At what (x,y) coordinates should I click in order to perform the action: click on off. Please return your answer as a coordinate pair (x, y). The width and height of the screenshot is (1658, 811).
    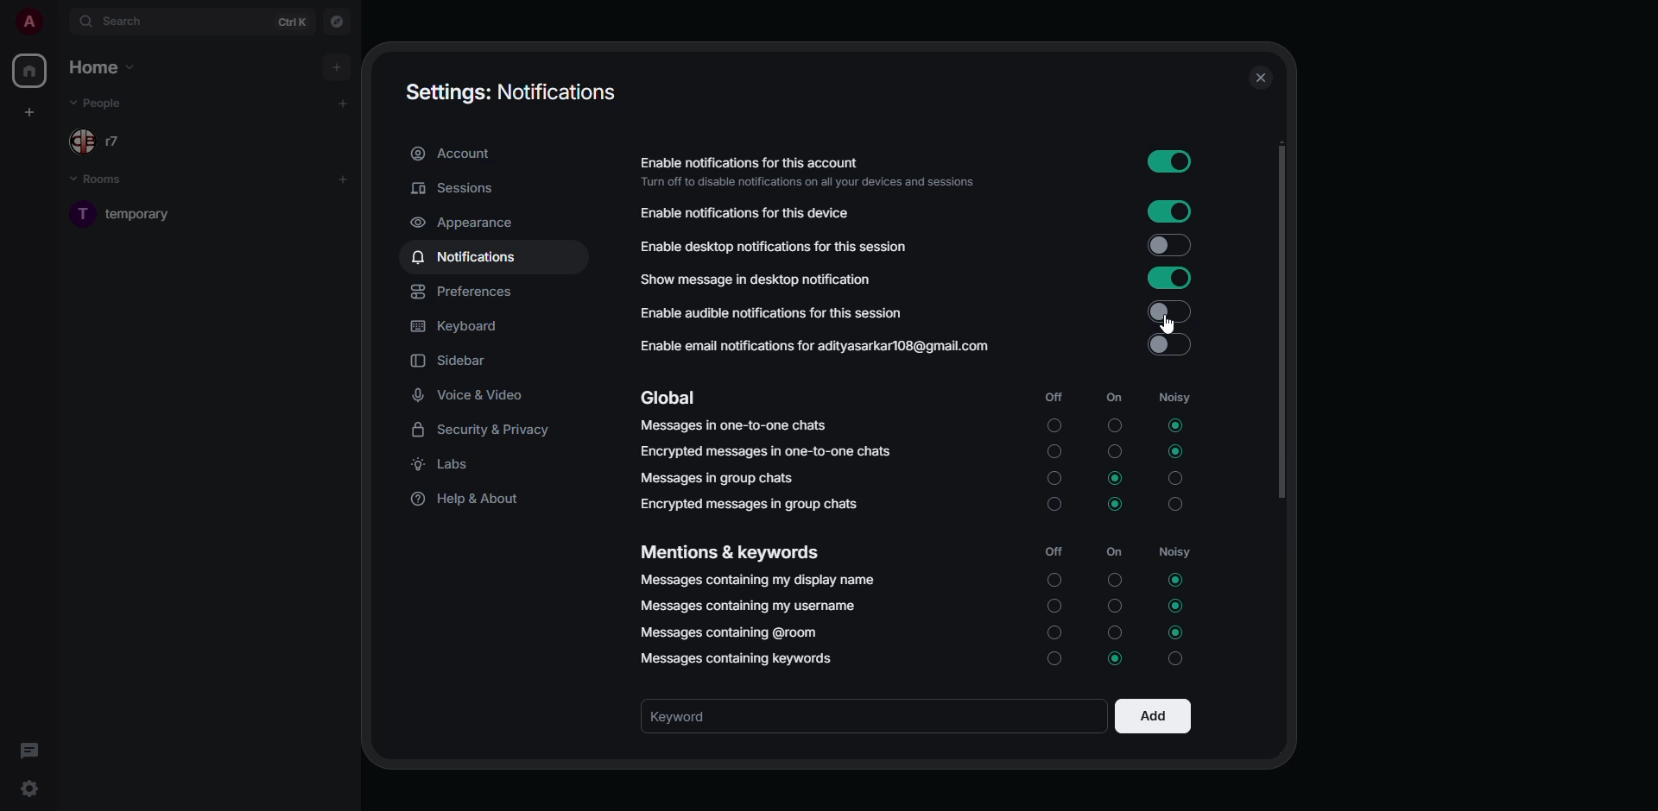
    Looking at the image, I should click on (1059, 399).